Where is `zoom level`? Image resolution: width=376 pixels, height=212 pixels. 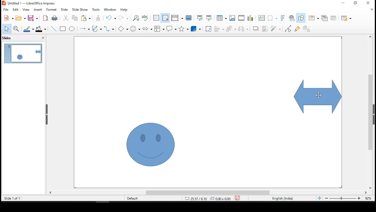 zoom level is located at coordinates (369, 200).